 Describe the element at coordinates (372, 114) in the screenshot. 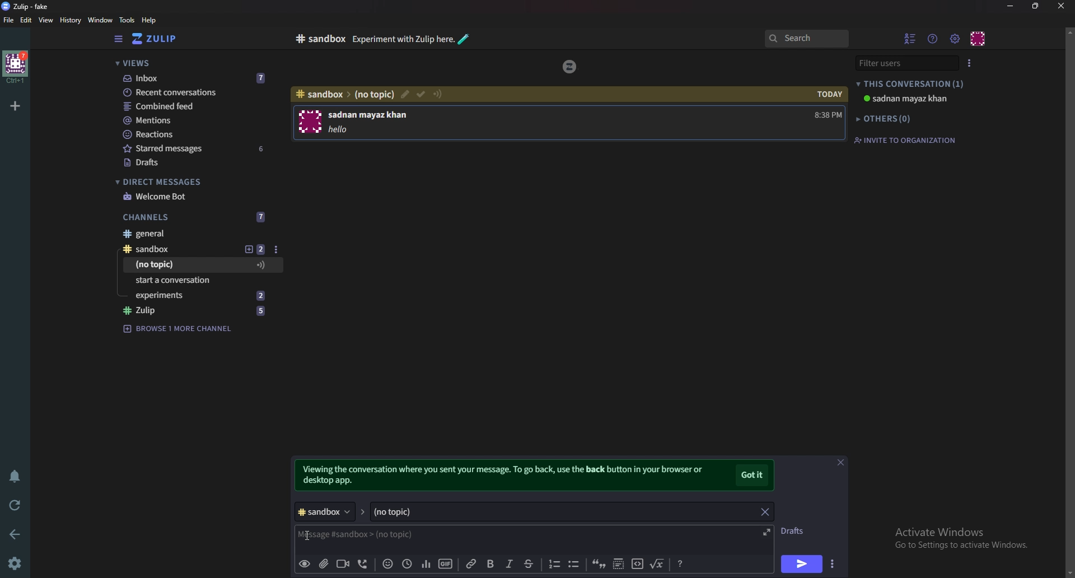

I see `sadnan mayaz khan` at that location.